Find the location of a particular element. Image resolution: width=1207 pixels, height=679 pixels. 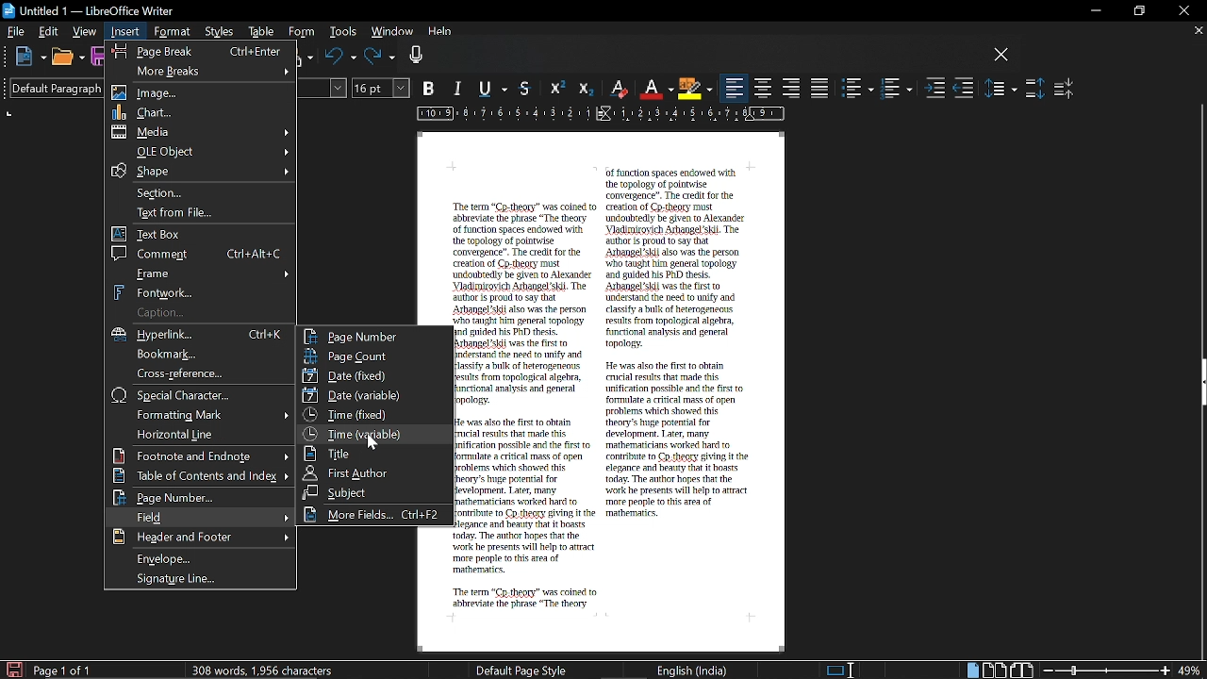

cursor is located at coordinates (372, 443).